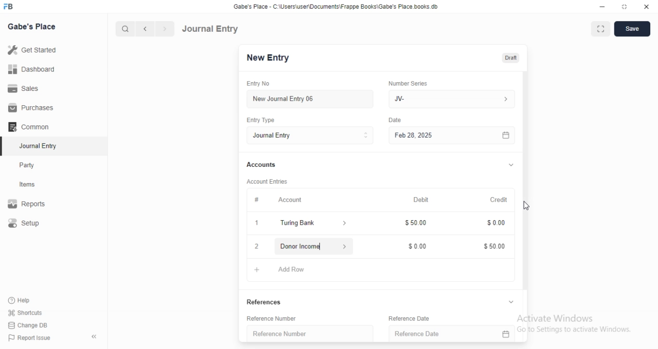  Describe the element at coordinates (312, 224) in the screenshot. I see `turing bank` at that location.